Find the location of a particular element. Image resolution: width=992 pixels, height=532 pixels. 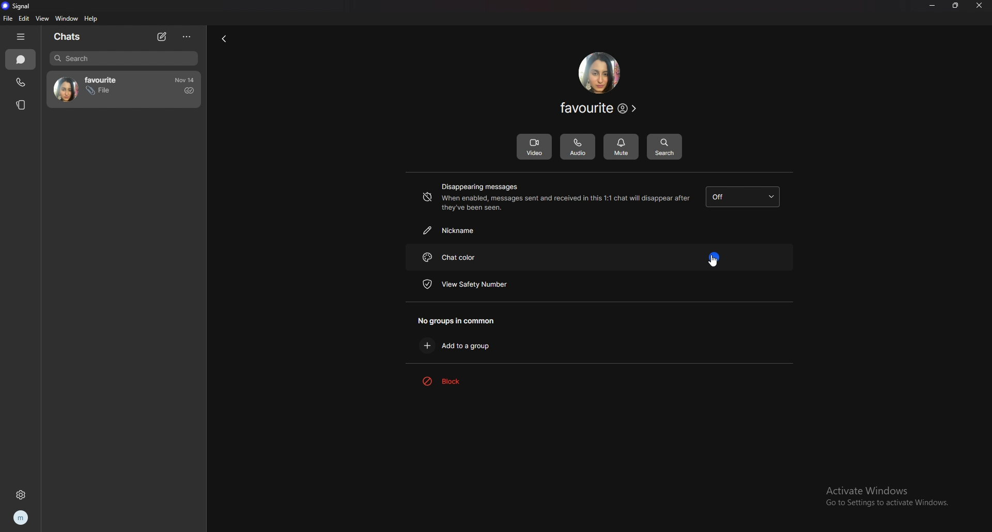

sent is located at coordinates (188, 90).